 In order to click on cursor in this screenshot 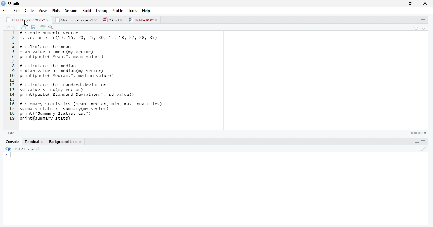, I will do `click(27, 23)`.